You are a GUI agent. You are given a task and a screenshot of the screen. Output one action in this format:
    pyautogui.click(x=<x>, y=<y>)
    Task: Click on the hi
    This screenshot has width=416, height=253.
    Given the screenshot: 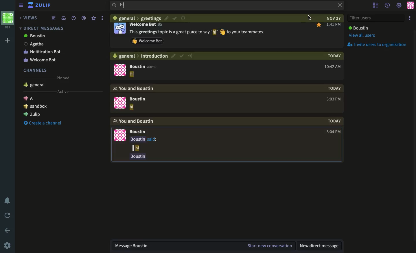 What is the action you would take?
    pyautogui.click(x=132, y=107)
    